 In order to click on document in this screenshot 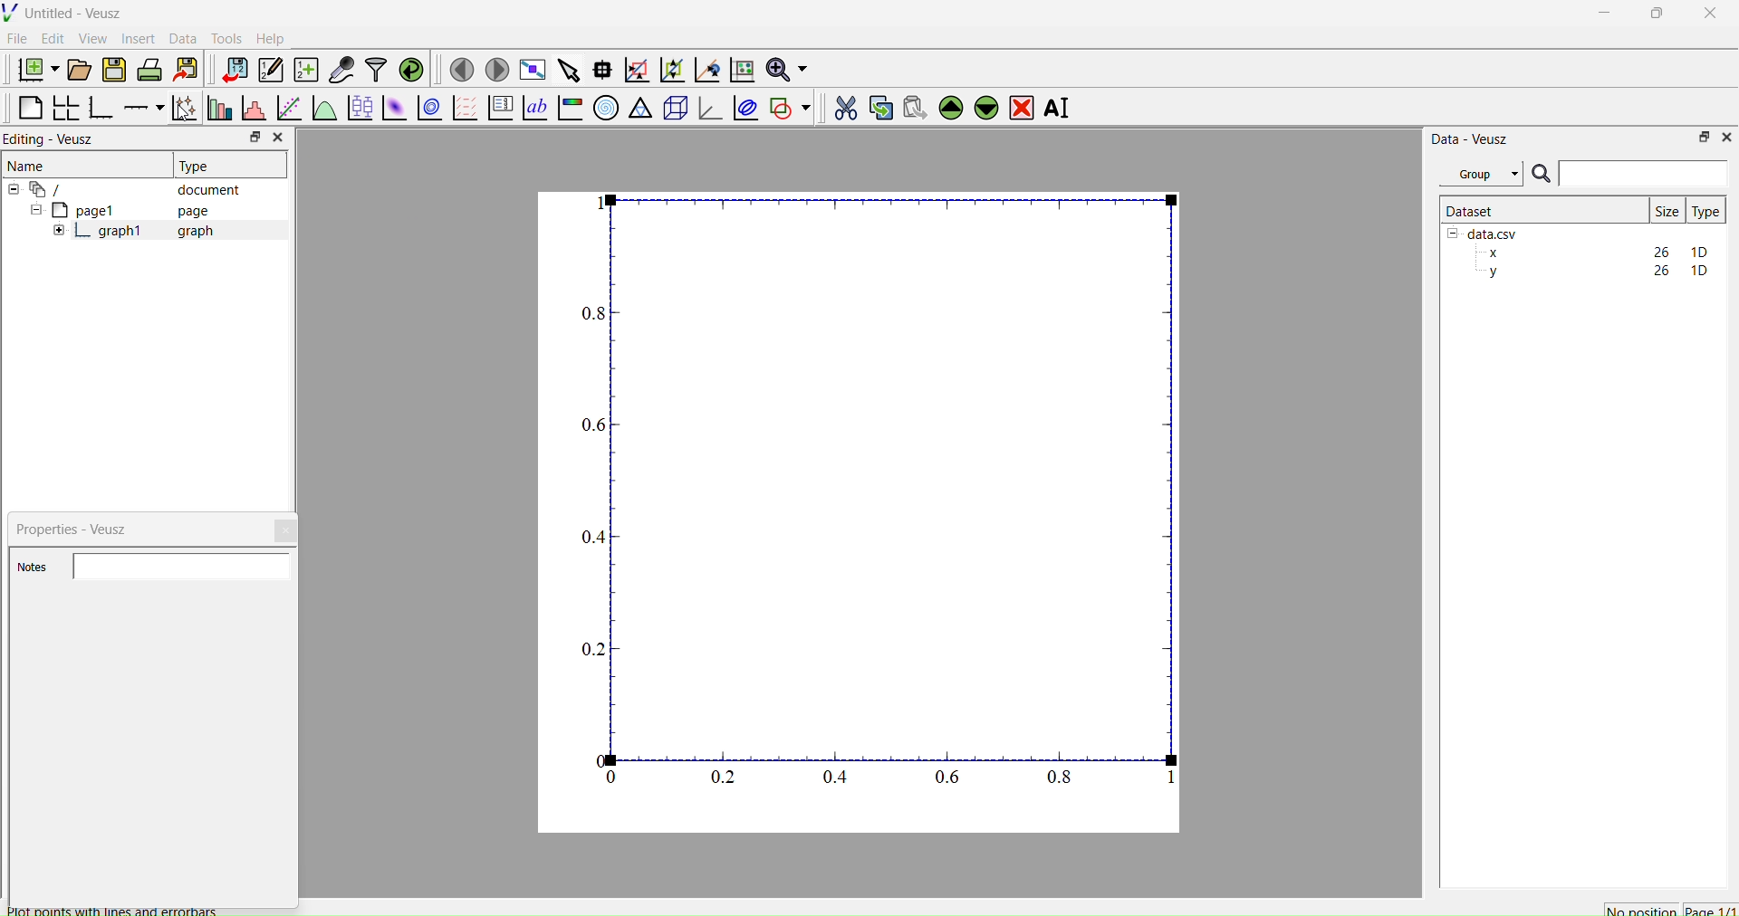, I will do `click(131, 188)`.